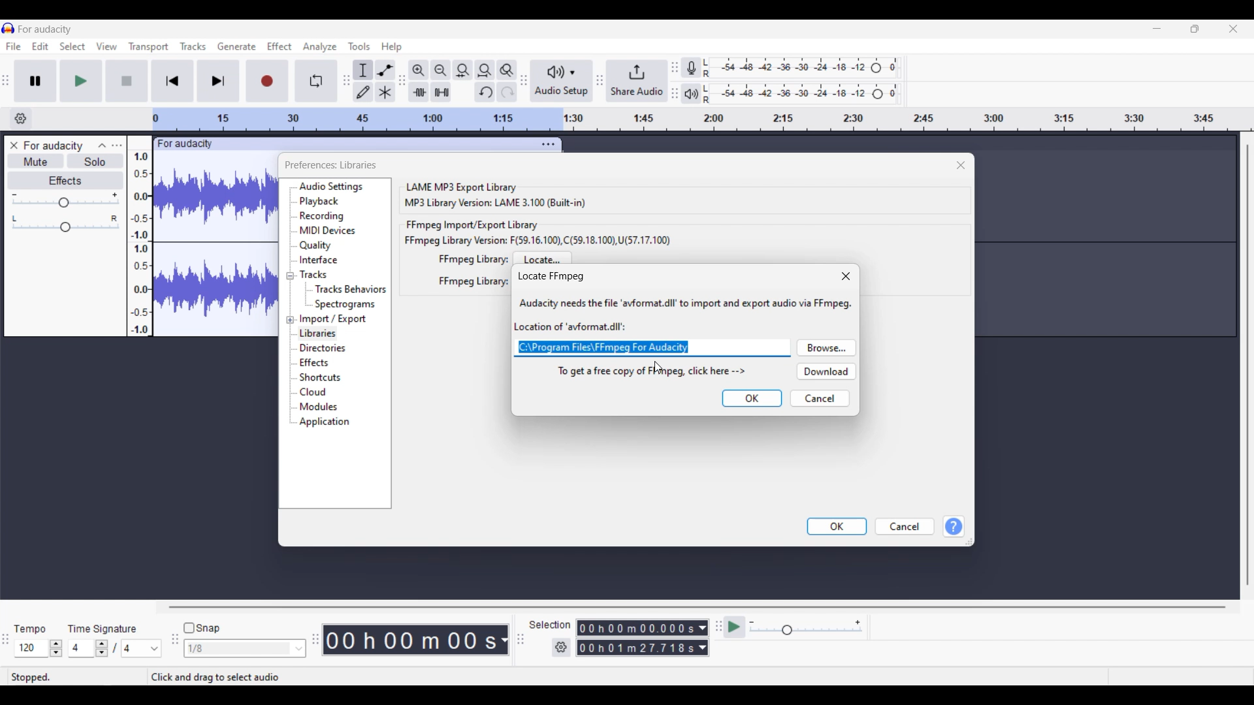  I want to click on Generate menu, so click(237, 46).